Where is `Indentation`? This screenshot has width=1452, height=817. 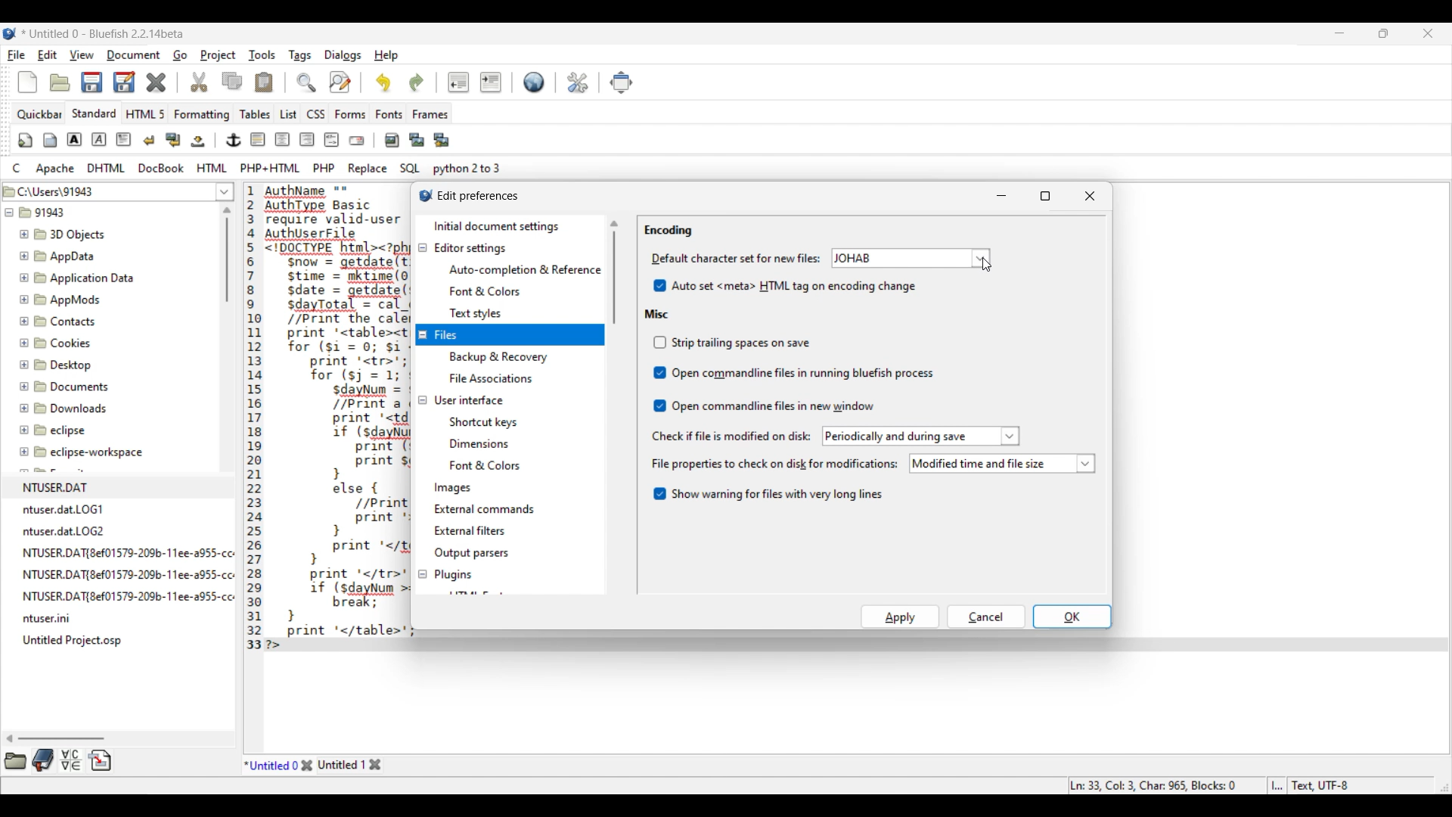 Indentation is located at coordinates (475, 82).